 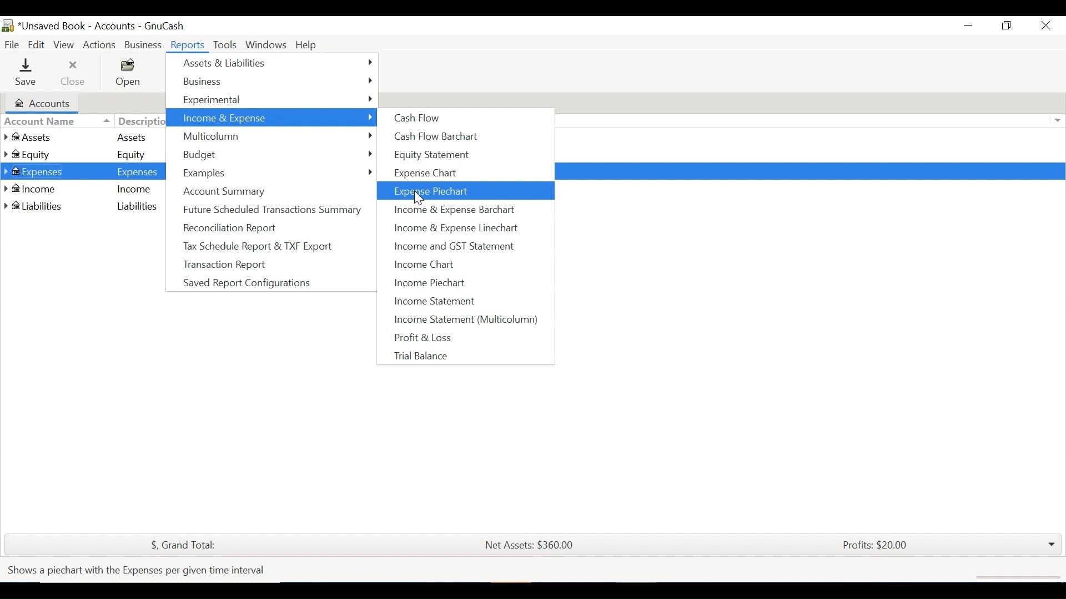 What do you see at coordinates (94, 25) in the screenshot?
I see `Accounts Name` at bounding box center [94, 25].